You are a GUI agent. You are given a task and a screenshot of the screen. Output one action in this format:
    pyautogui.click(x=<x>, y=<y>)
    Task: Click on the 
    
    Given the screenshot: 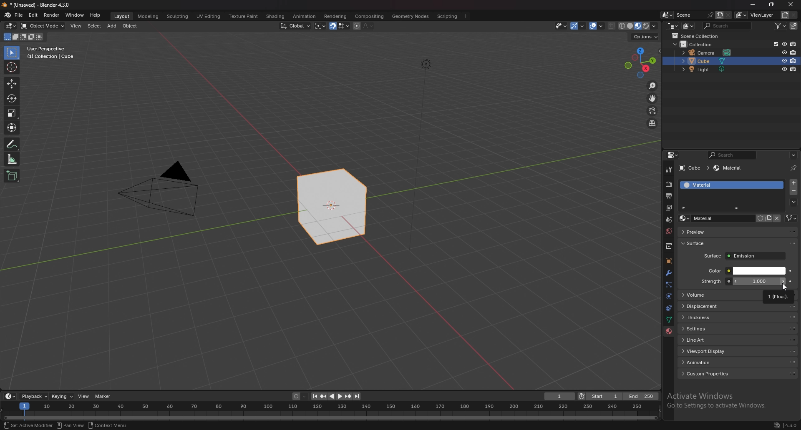 What is the action you would take?
    pyautogui.click(x=71, y=425)
    